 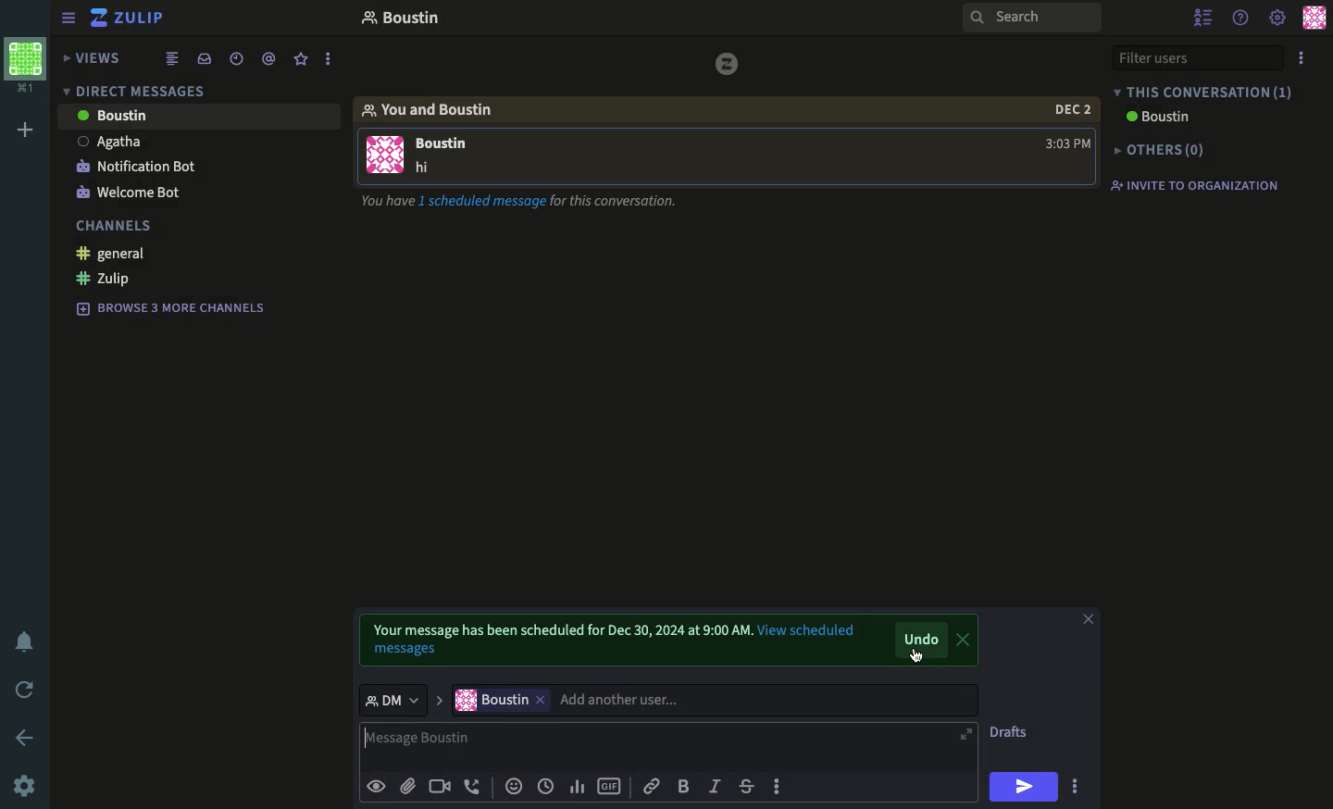 What do you see at coordinates (730, 68) in the screenshot?
I see `zulip` at bounding box center [730, 68].